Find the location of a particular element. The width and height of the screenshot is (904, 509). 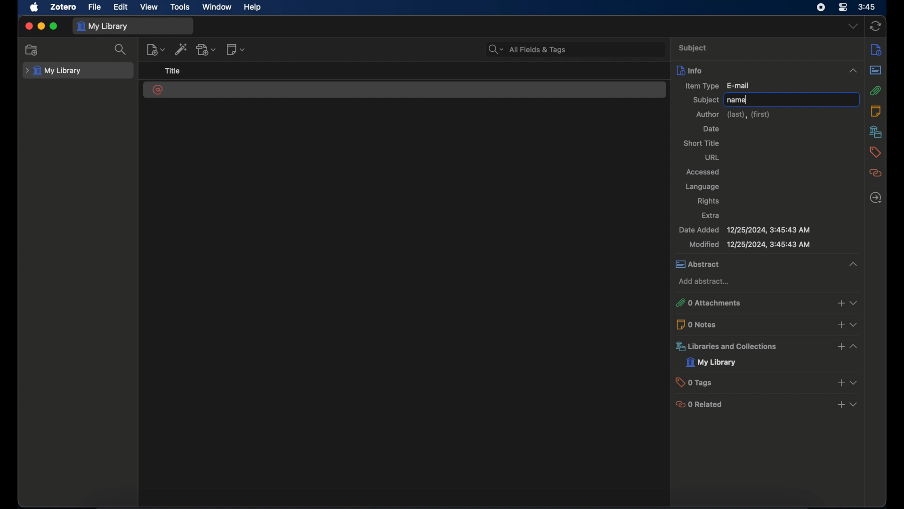

window is located at coordinates (217, 7).